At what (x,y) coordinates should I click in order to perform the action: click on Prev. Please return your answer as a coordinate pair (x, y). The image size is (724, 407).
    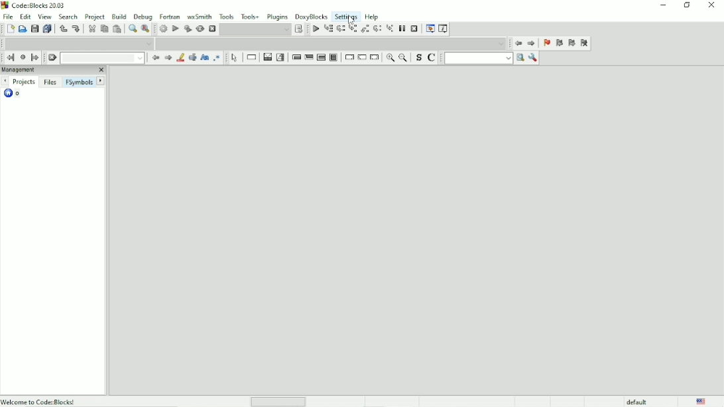
    Looking at the image, I should click on (156, 58).